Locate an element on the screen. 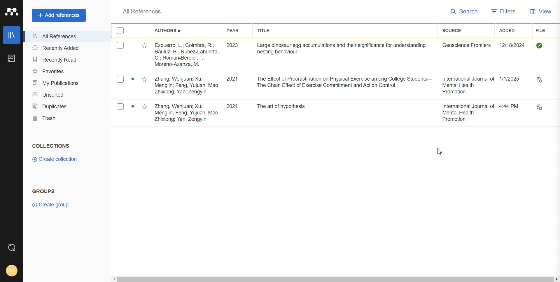 Image resolution: width=560 pixels, height=282 pixels. Zhang Wenjuan; Xu Menglin; Feng is located at coordinates (187, 85).